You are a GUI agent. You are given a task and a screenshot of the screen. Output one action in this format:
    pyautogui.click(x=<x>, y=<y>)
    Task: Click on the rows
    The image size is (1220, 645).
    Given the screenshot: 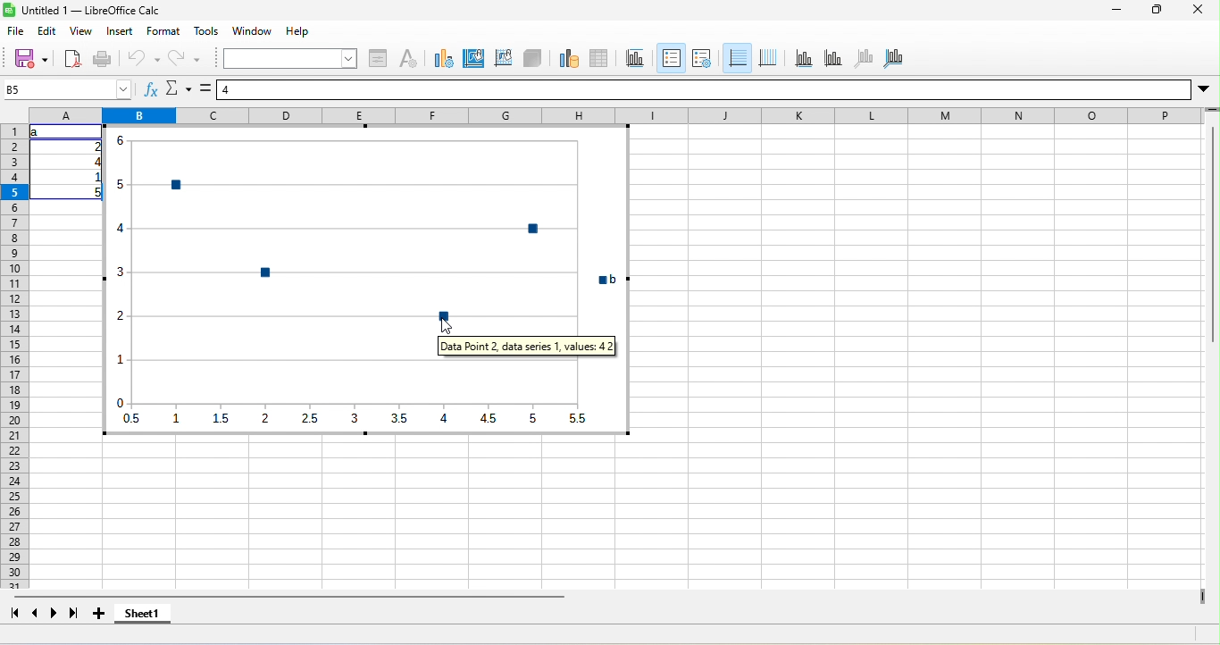 What is the action you would take?
    pyautogui.click(x=14, y=356)
    